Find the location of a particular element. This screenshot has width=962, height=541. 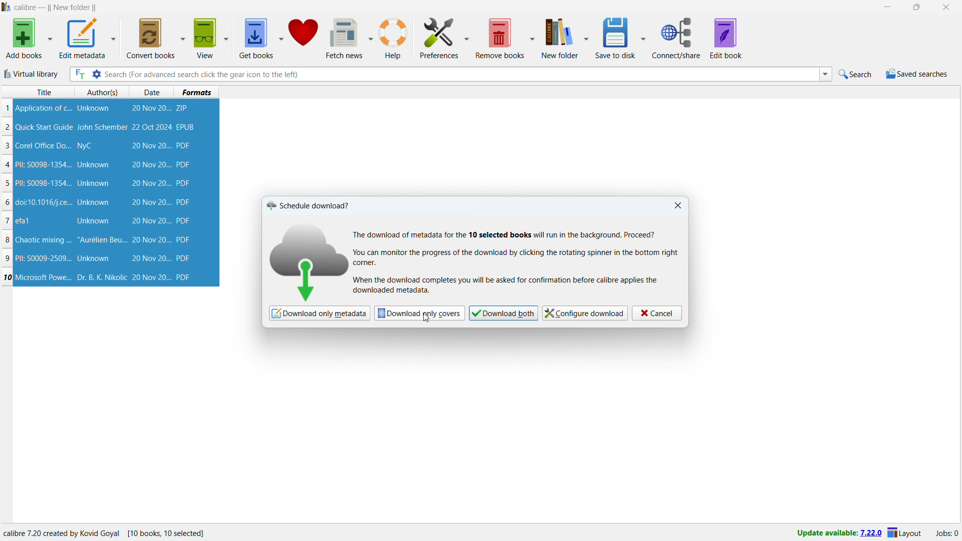

get books is located at coordinates (257, 38).